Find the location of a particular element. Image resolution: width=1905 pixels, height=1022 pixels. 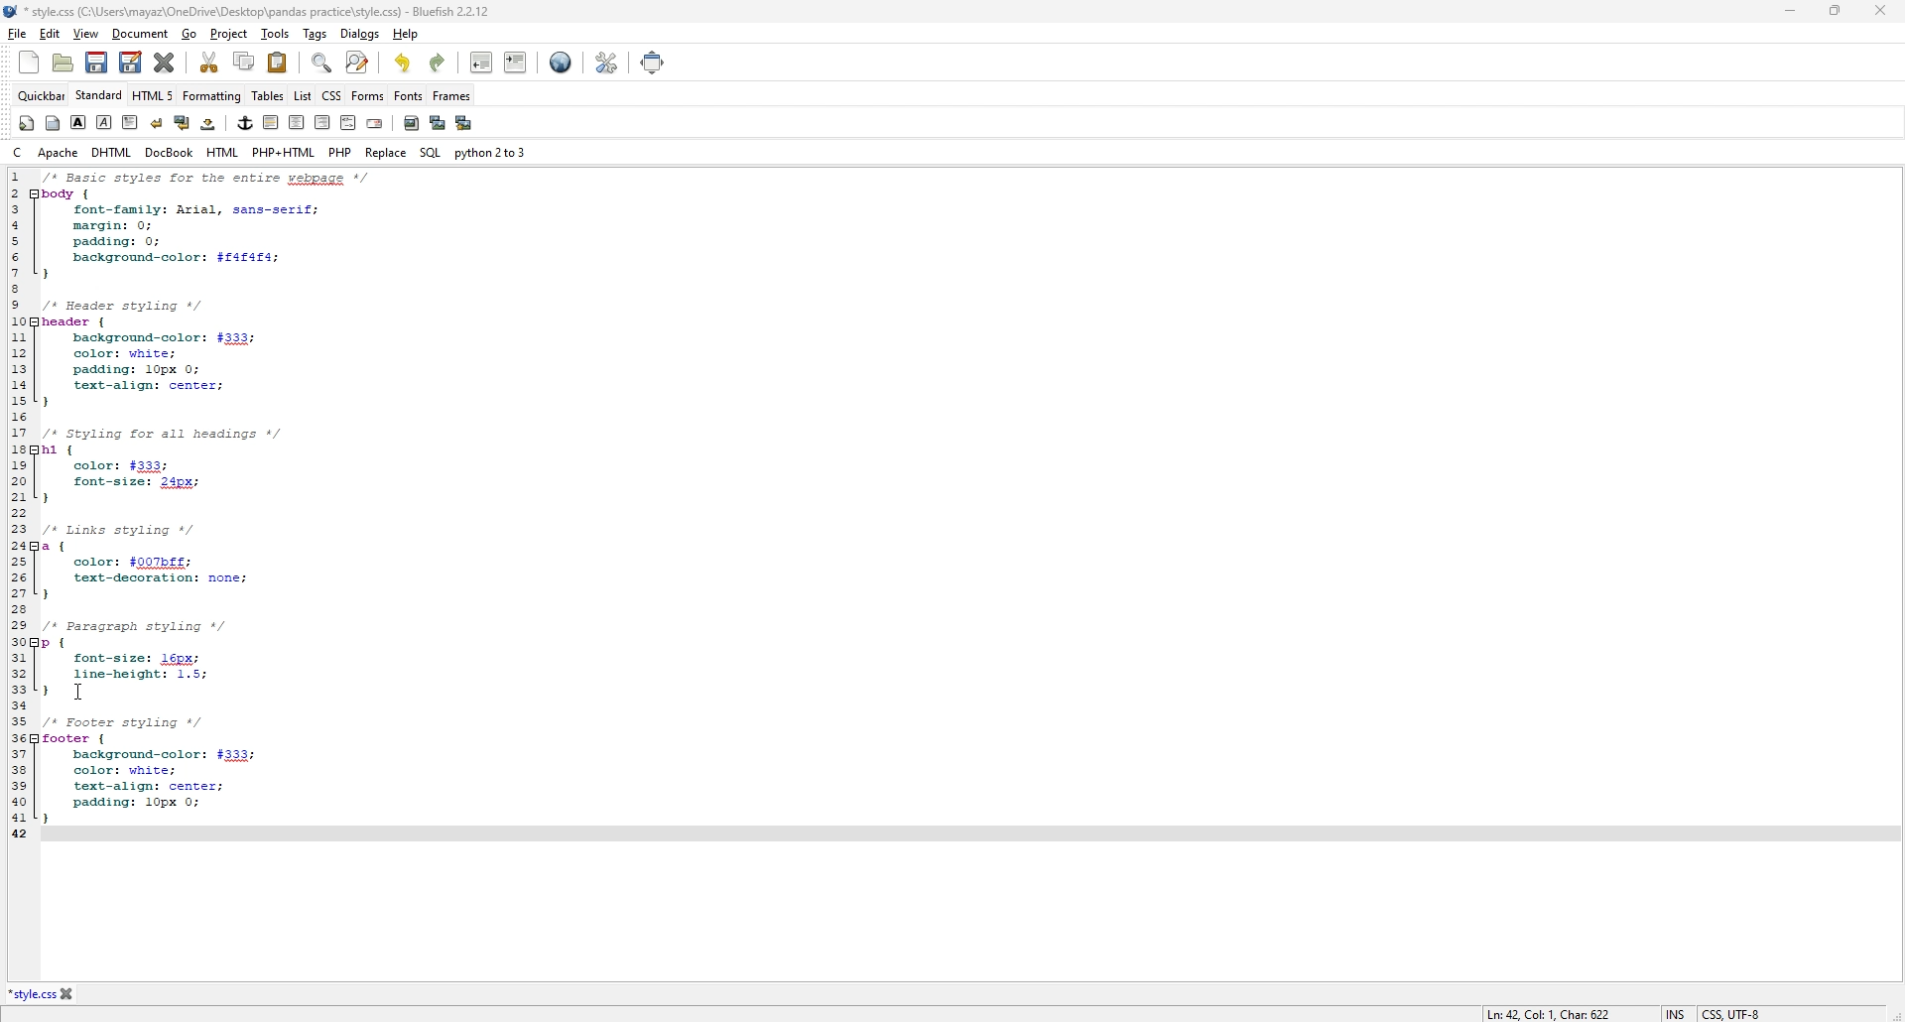

cursor is located at coordinates (80, 693).